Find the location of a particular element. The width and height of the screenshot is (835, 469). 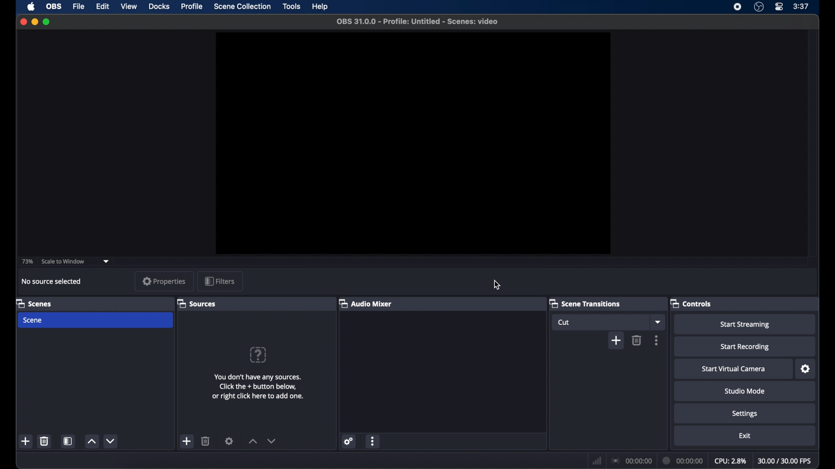

add is located at coordinates (616, 341).